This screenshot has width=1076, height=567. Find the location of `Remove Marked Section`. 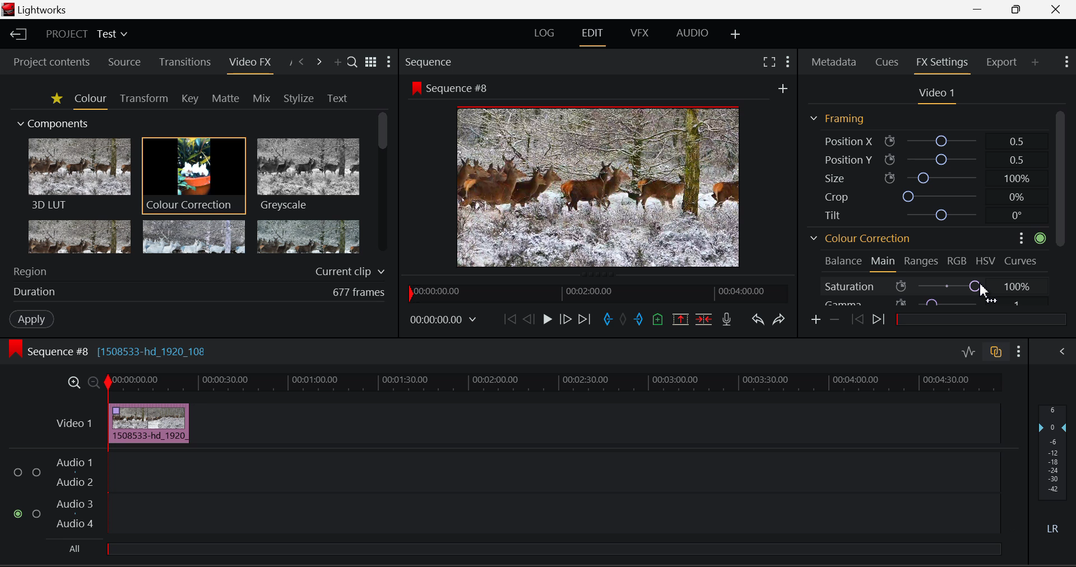

Remove Marked Section is located at coordinates (680, 319).